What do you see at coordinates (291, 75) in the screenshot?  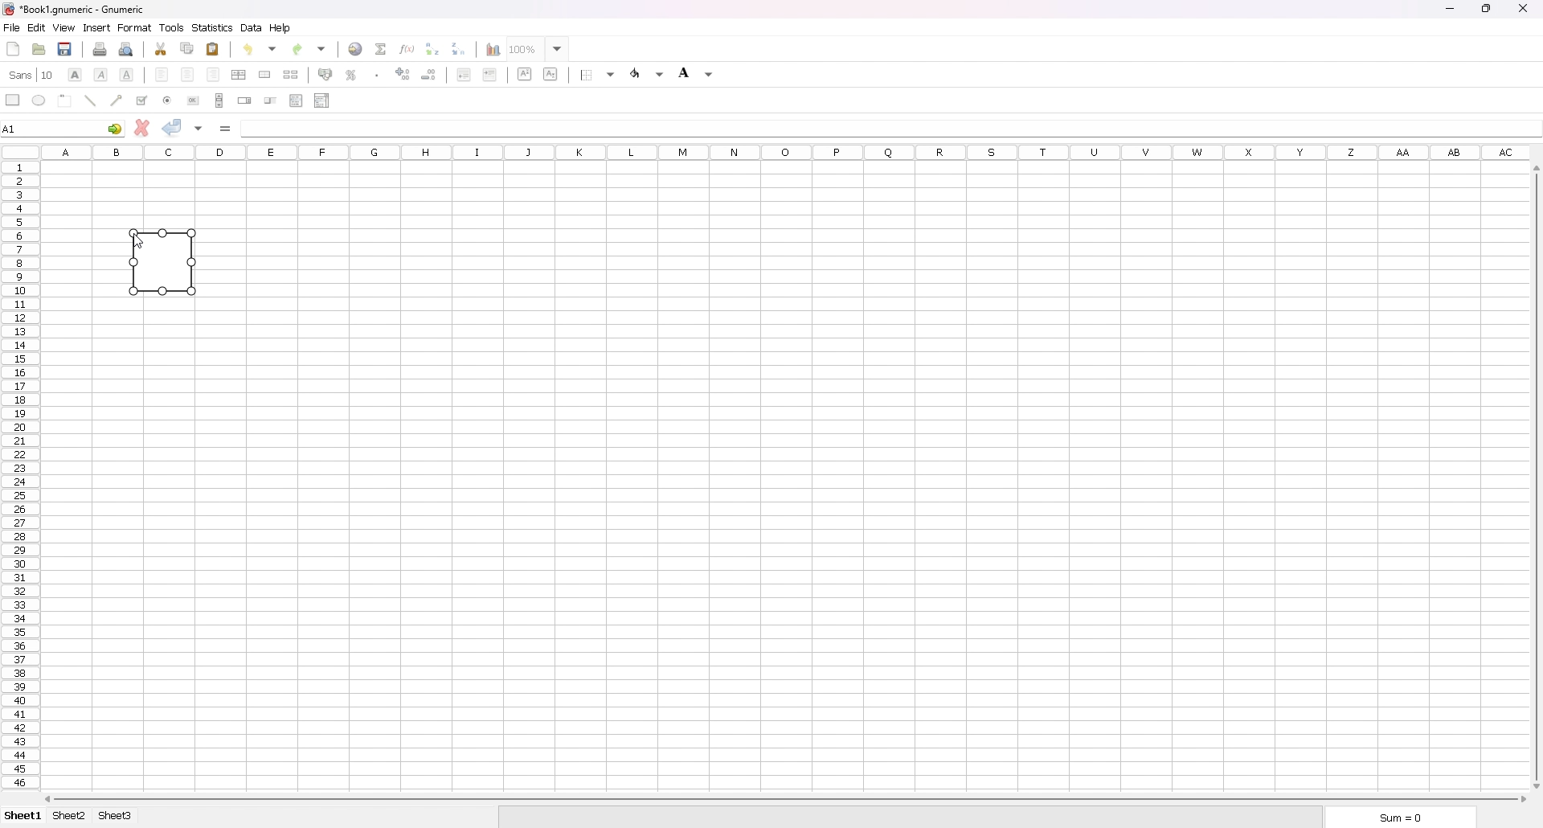 I see `split merged cells` at bounding box center [291, 75].